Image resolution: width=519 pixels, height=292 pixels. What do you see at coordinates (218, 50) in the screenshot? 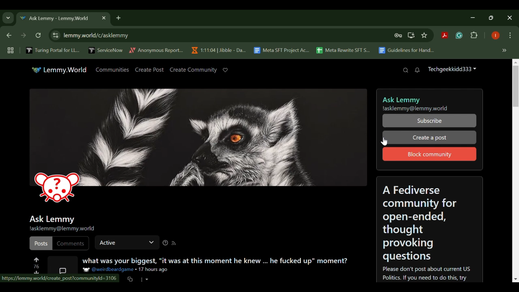
I see `1:11:04 | Jibble - Da...` at bounding box center [218, 50].